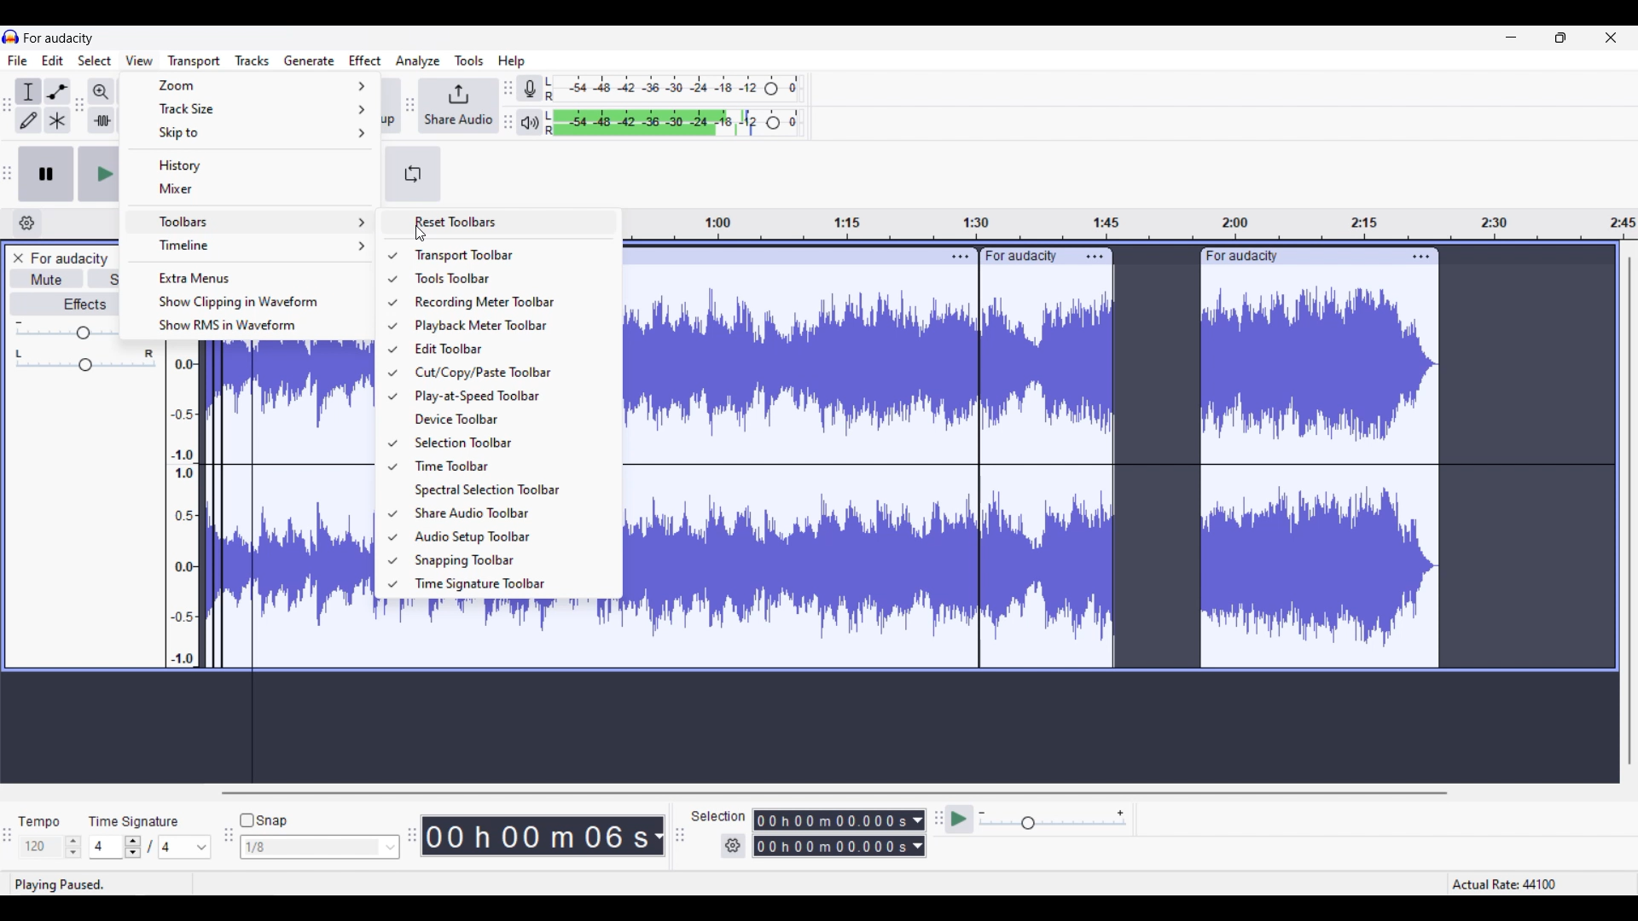 The image size is (1638, 921). Describe the element at coordinates (59, 38) in the screenshot. I see `For audacity` at that location.